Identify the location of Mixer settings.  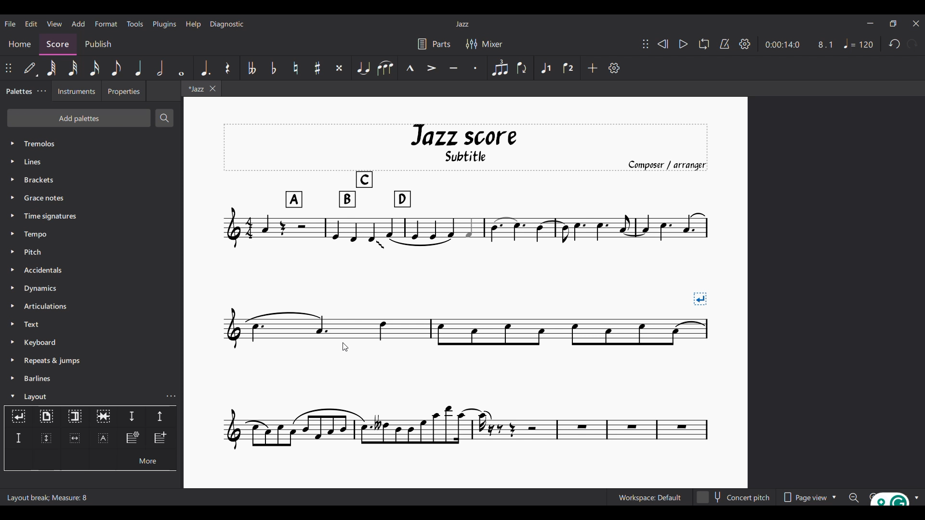
(484, 44).